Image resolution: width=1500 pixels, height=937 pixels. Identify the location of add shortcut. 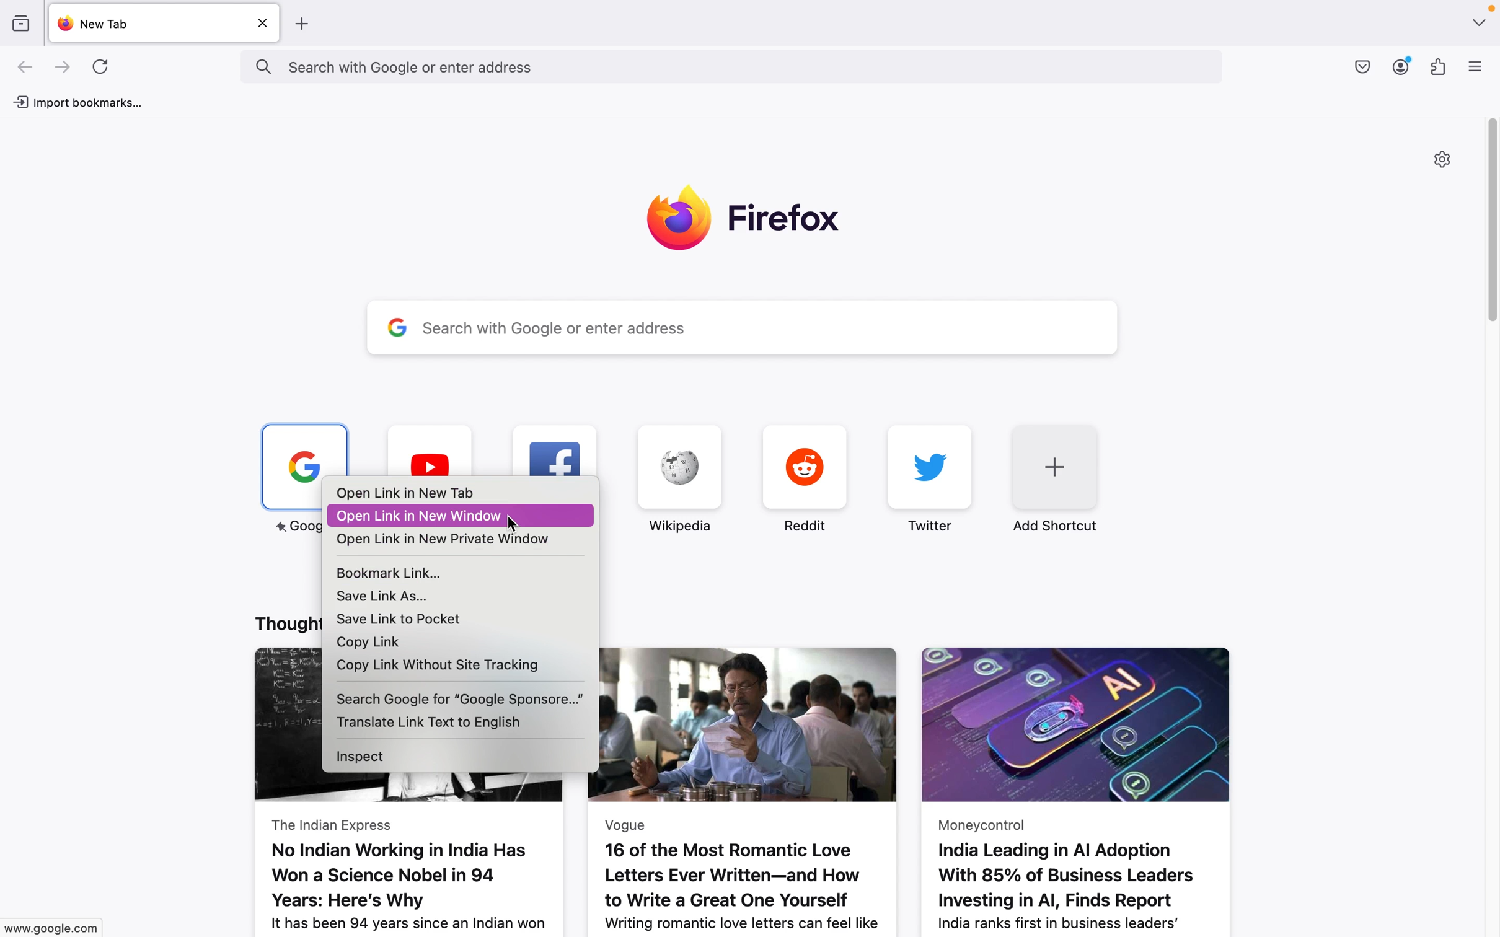
(1058, 484).